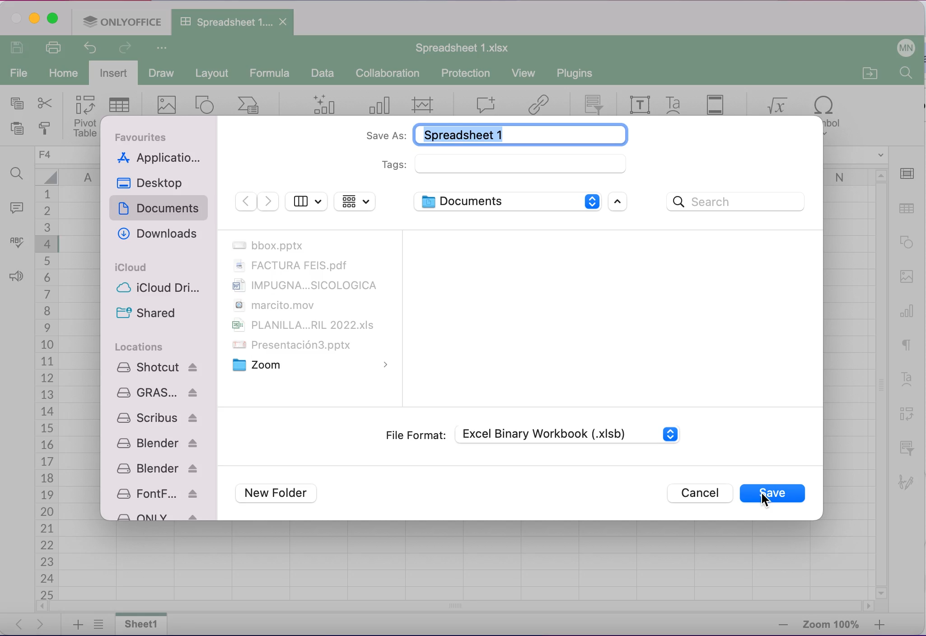  Describe the element at coordinates (146, 313) in the screenshot. I see `shared` at that location.